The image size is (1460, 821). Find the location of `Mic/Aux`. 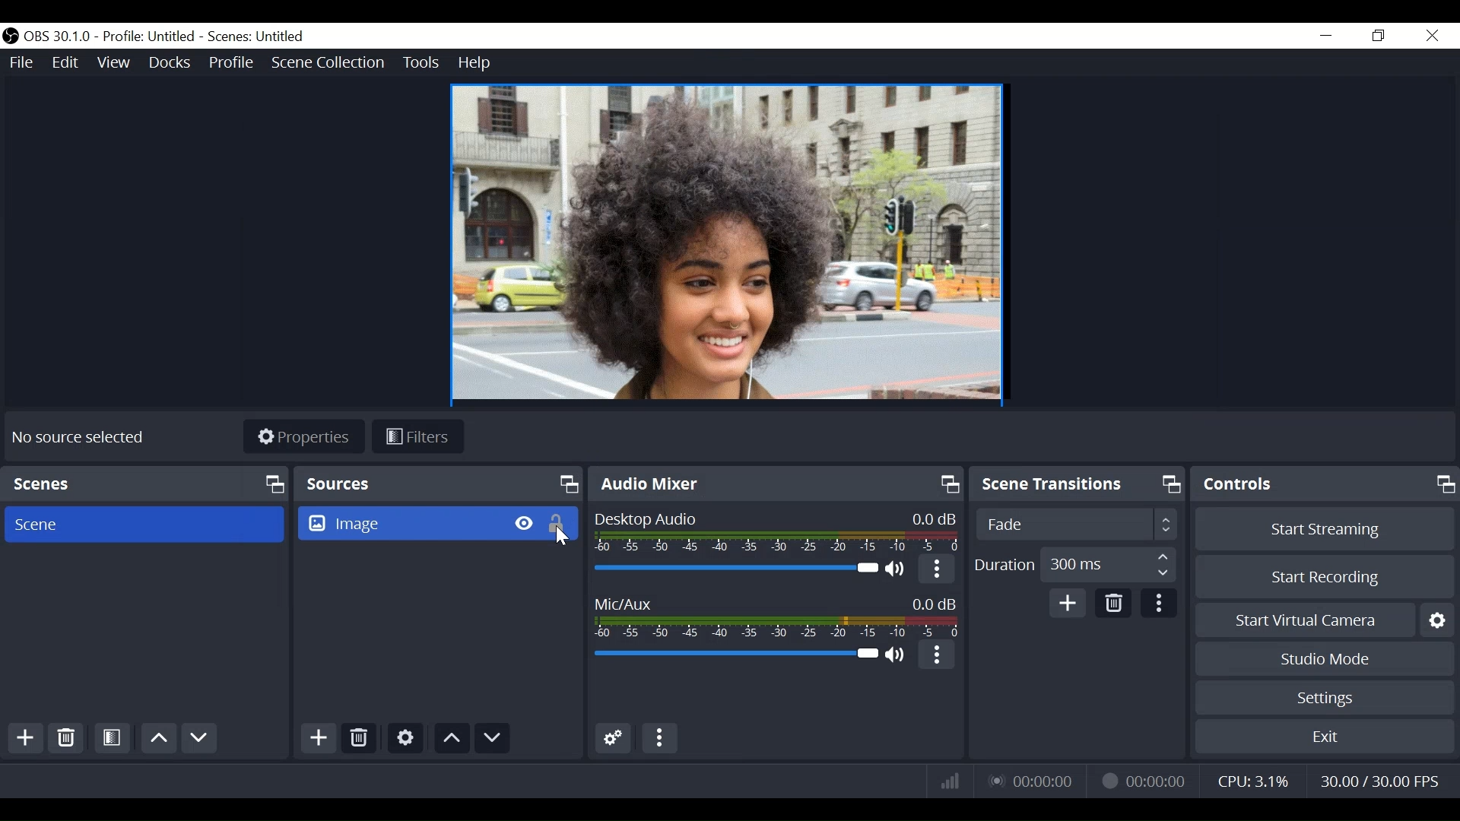

Mic/Aux is located at coordinates (776, 616).